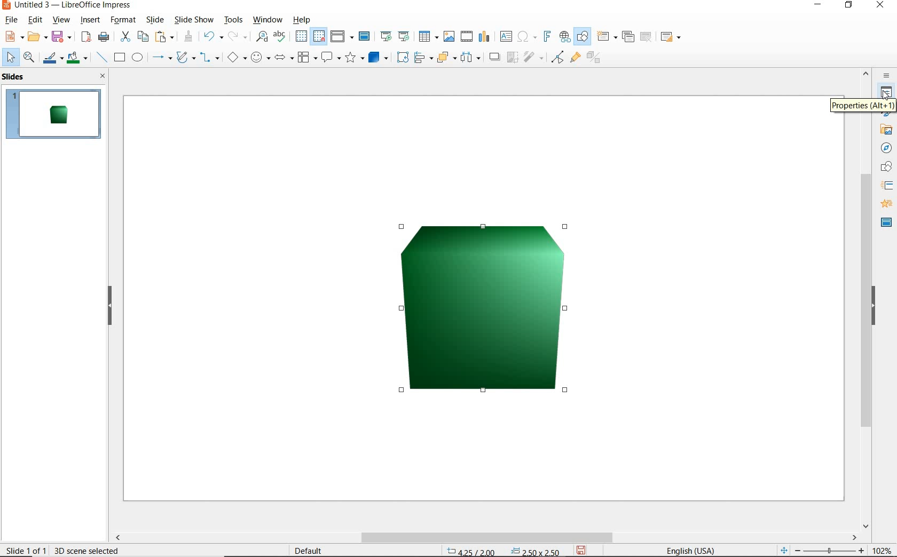 This screenshot has height=557, width=897. What do you see at coordinates (282, 36) in the screenshot?
I see `spelling` at bounding box center [282, 36].